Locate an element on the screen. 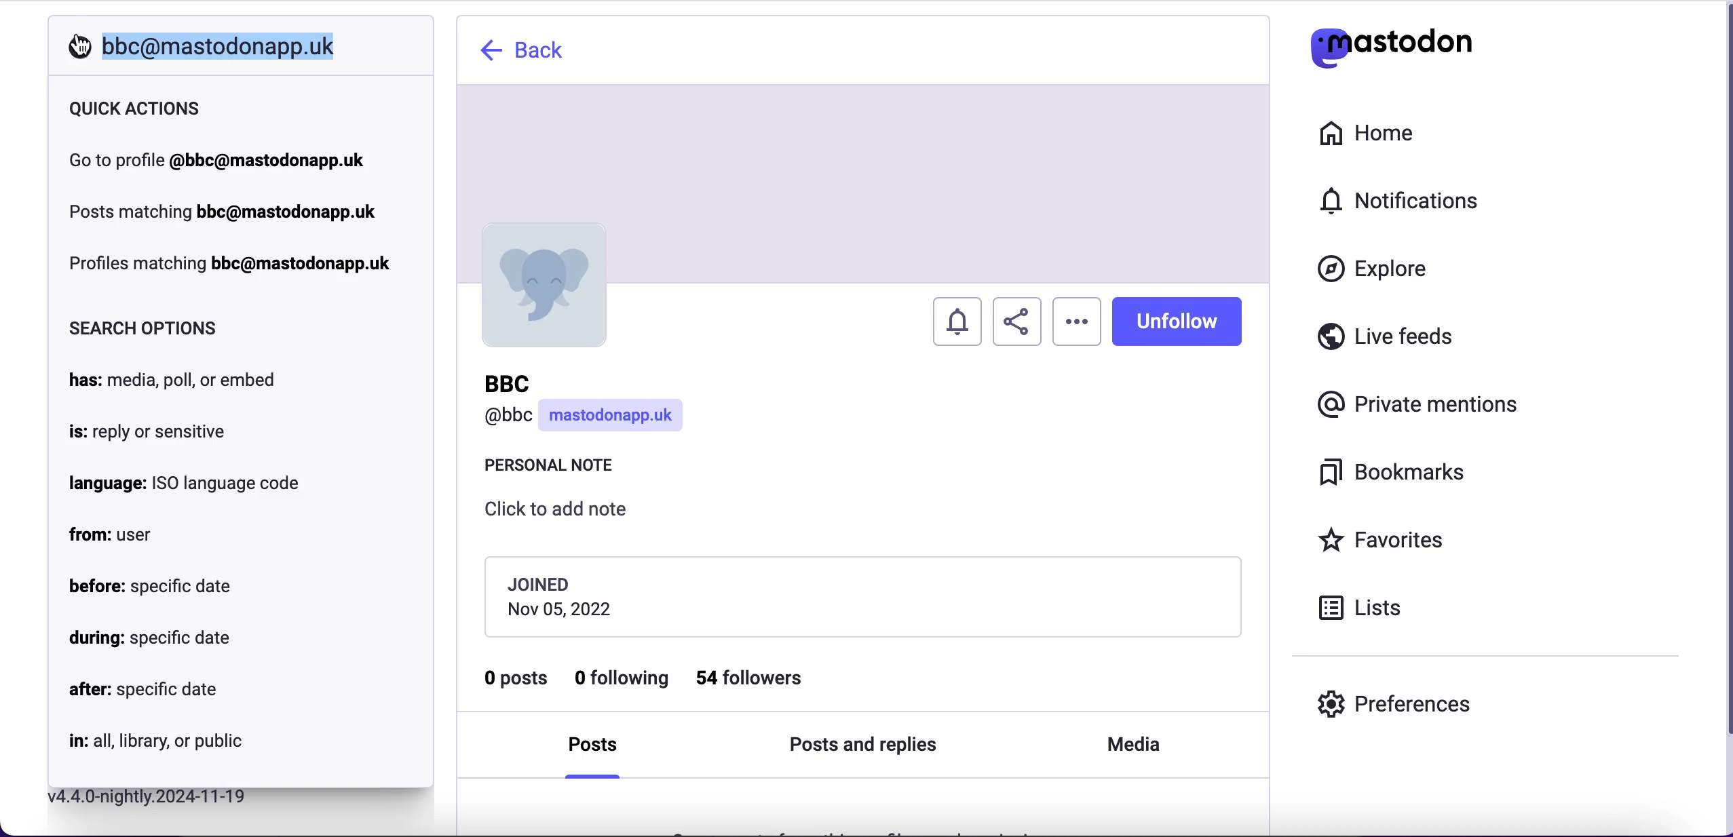 Image resolution: width=1733 pixels, height=837 pixels. posts and replies is located at coordinates (862, 747).